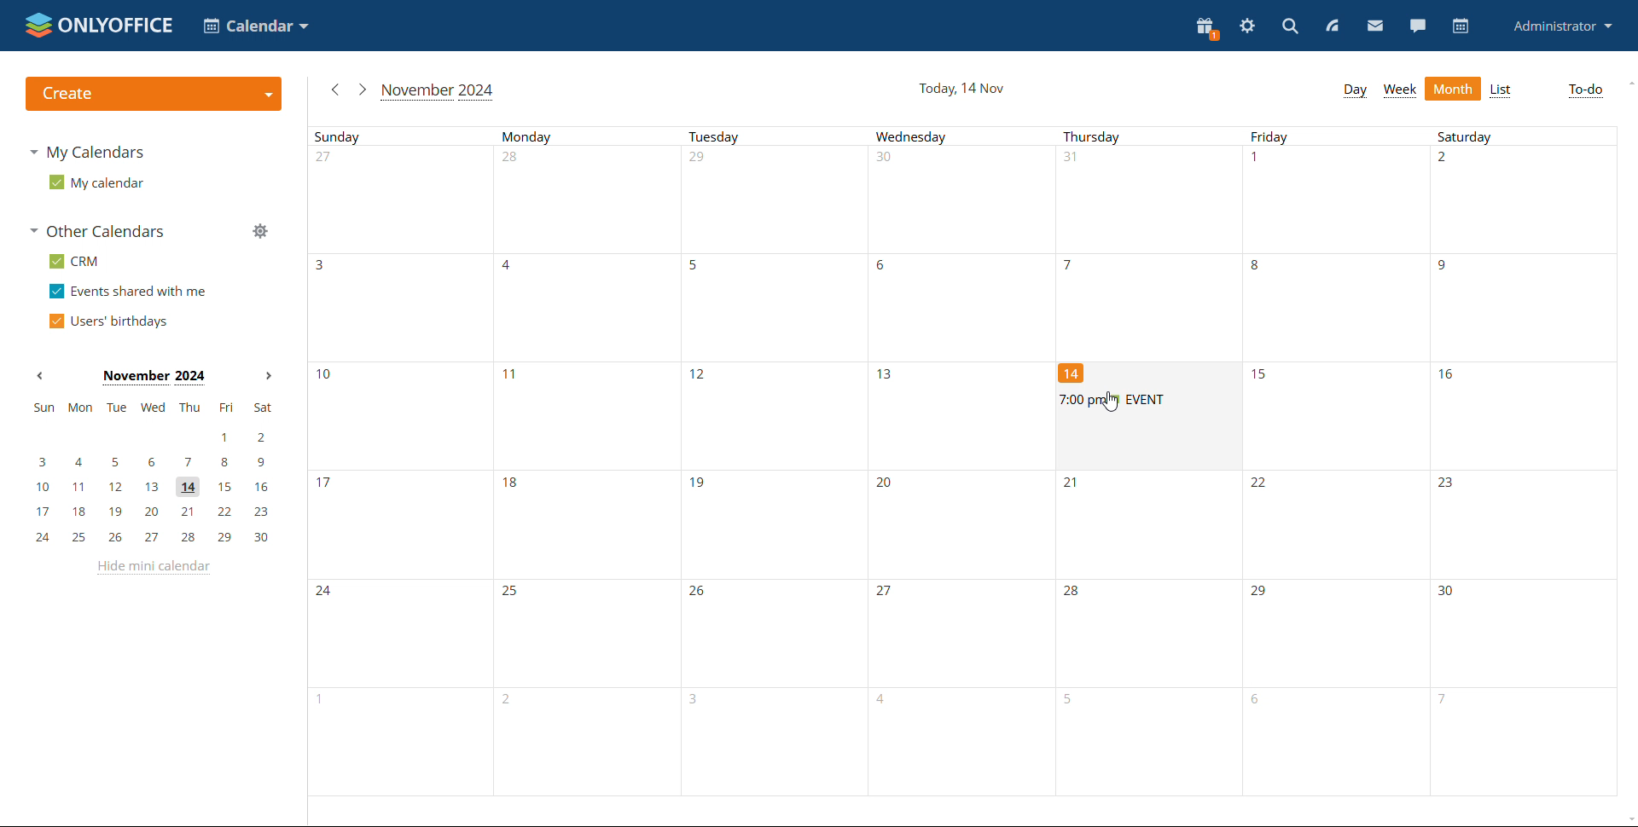  What do you see at coordinates (512, 486) in the screenshot?
I see `number` at bounding box center [512, 486].